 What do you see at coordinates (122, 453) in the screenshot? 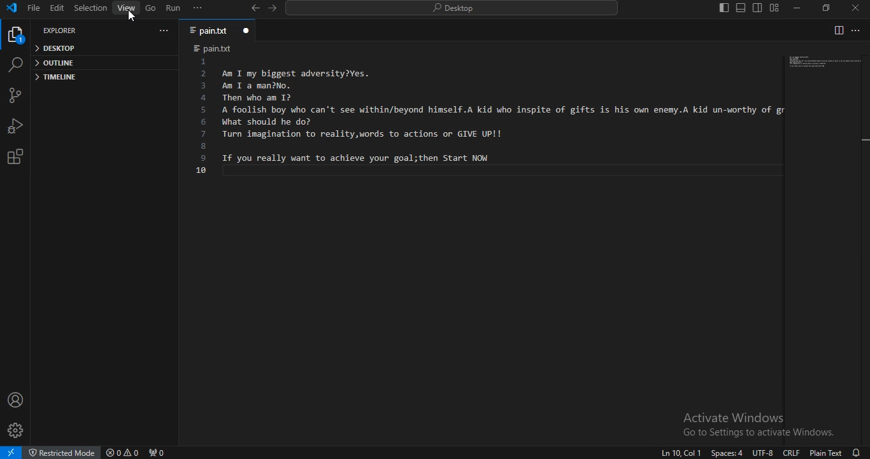
I see `no problems` at bounding box center [122, 453].